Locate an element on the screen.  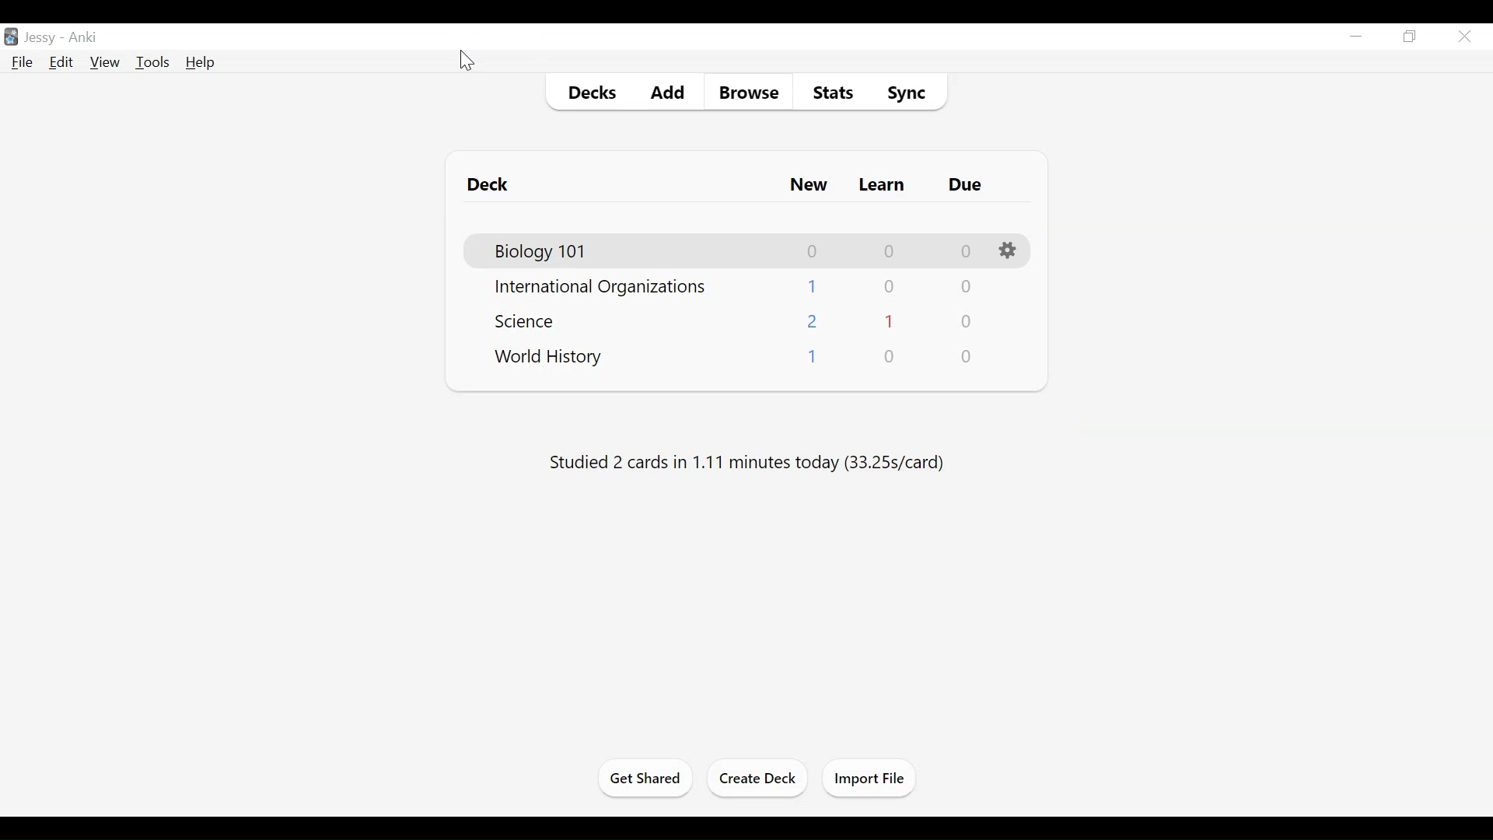
Anki Desktop icon is located at coordinates (11, 37).